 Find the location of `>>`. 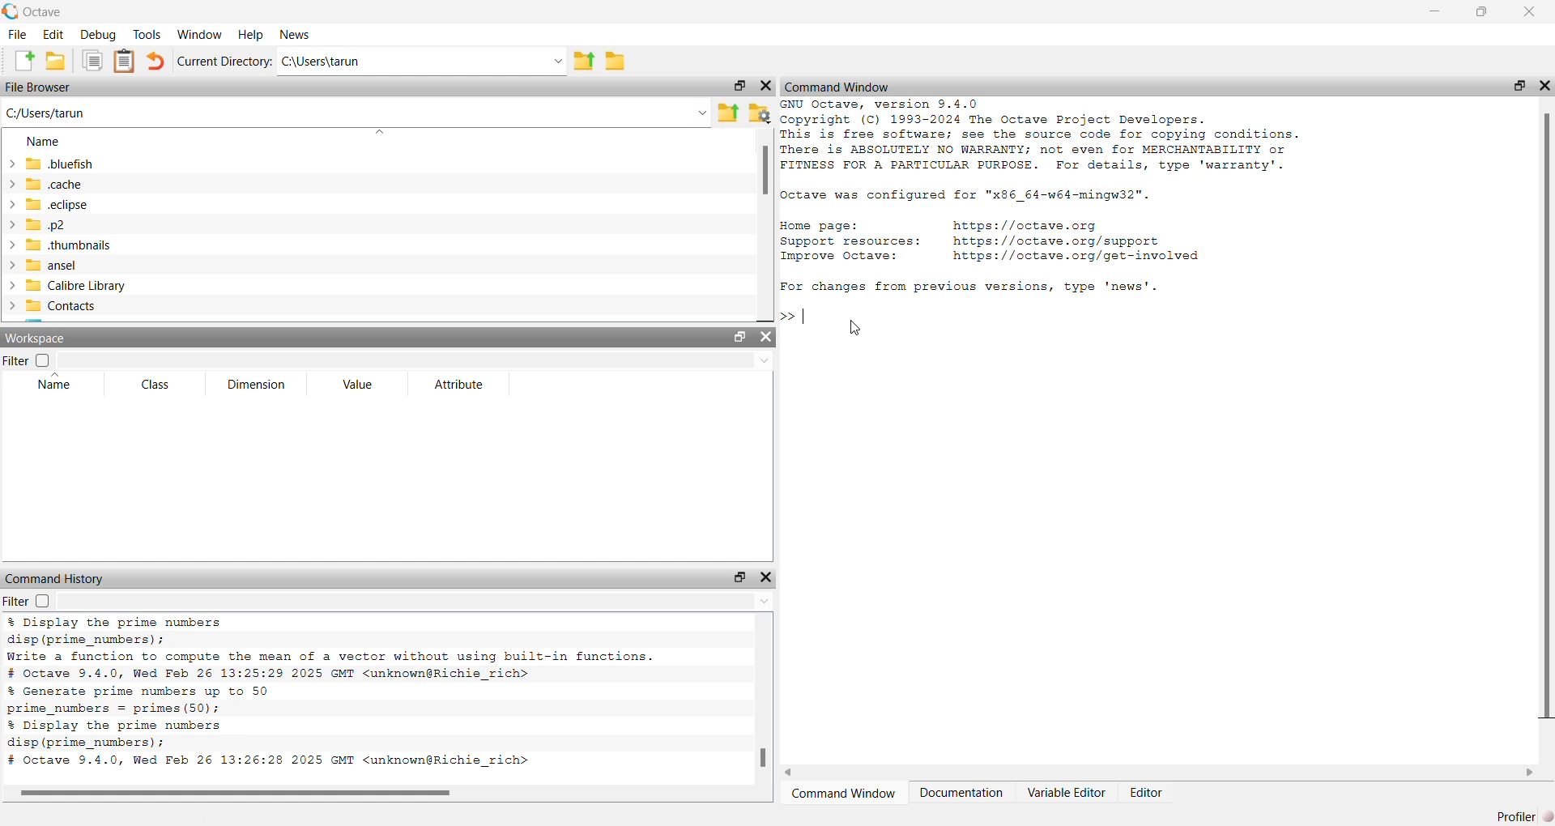

>> is located at coordinates (786, 317).